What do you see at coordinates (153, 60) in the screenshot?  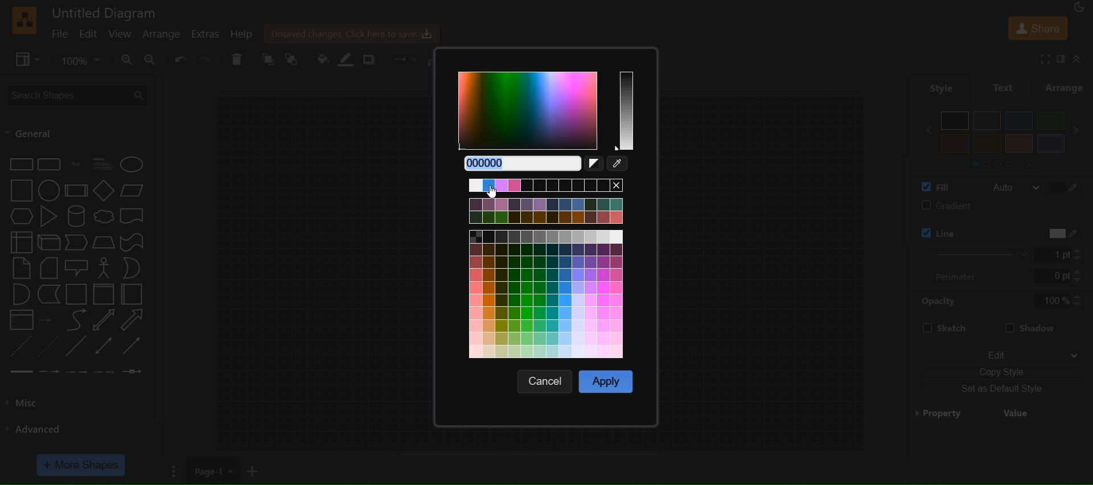 I see `zoom out` at bounding box center [153, 60].